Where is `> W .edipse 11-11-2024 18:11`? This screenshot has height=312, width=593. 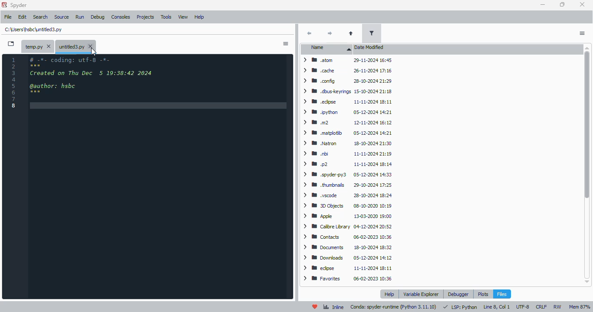
> W .edipse 11-11-2024 18:11 is located at coordinates (346, 101).